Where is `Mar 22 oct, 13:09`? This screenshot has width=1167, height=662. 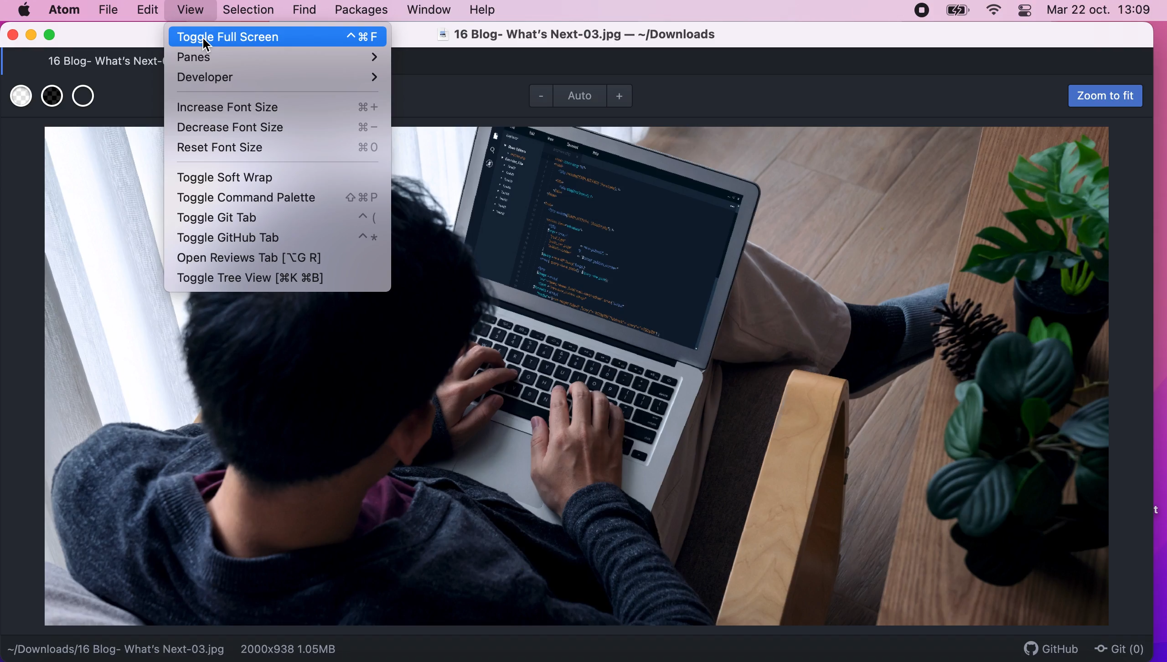
Mar 22 oct, 13:09 is located at coordinates (1104, 11).